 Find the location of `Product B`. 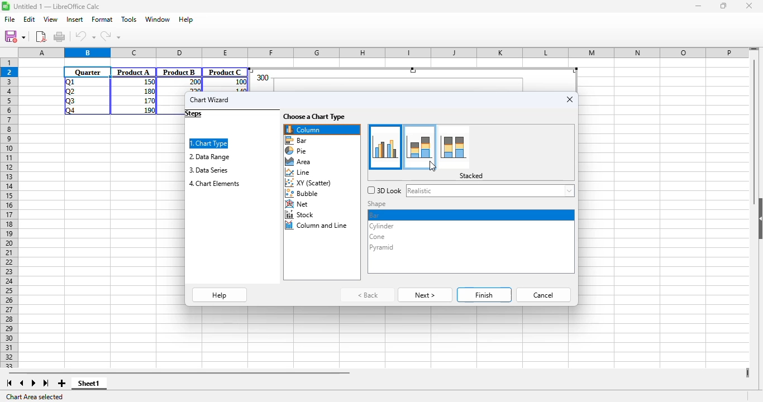

Product B is located at coordinates (179, 72).